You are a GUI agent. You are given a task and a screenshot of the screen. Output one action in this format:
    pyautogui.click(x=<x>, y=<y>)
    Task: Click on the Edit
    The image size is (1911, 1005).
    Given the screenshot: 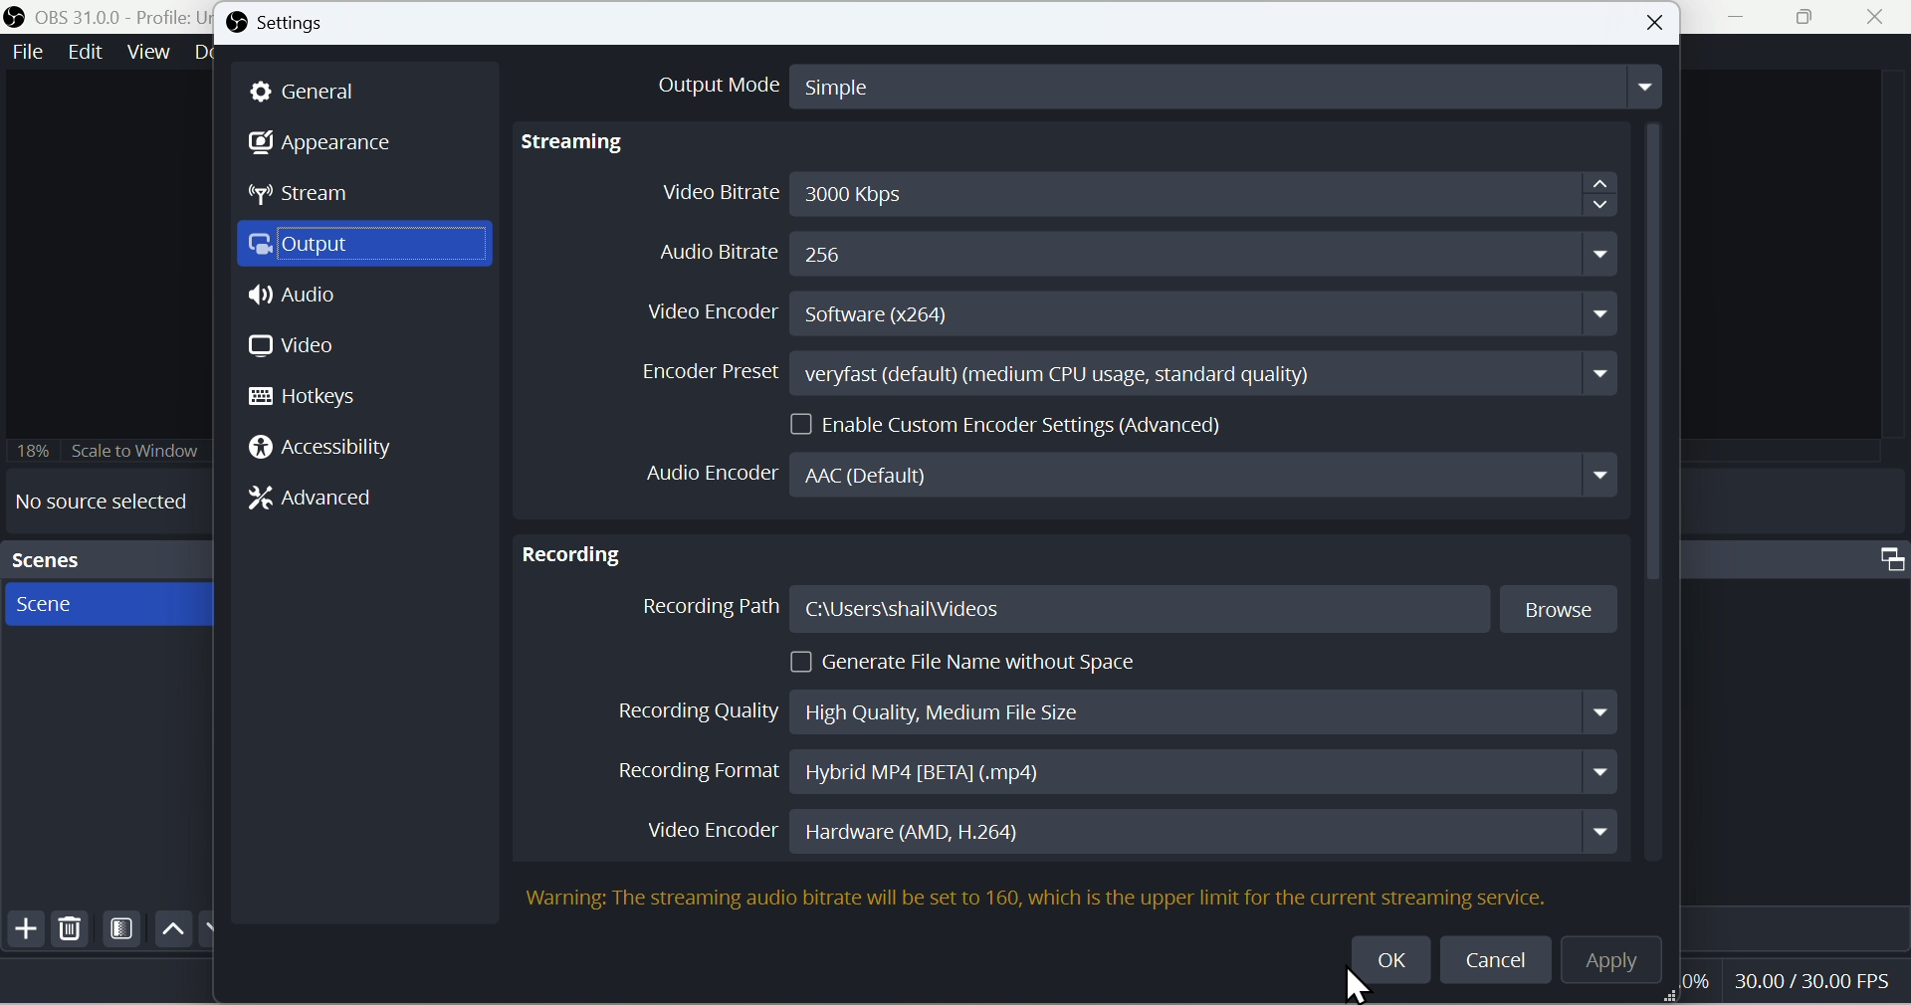 What is the action you would take?
    pyautogui.click(x=84, y=54)
    